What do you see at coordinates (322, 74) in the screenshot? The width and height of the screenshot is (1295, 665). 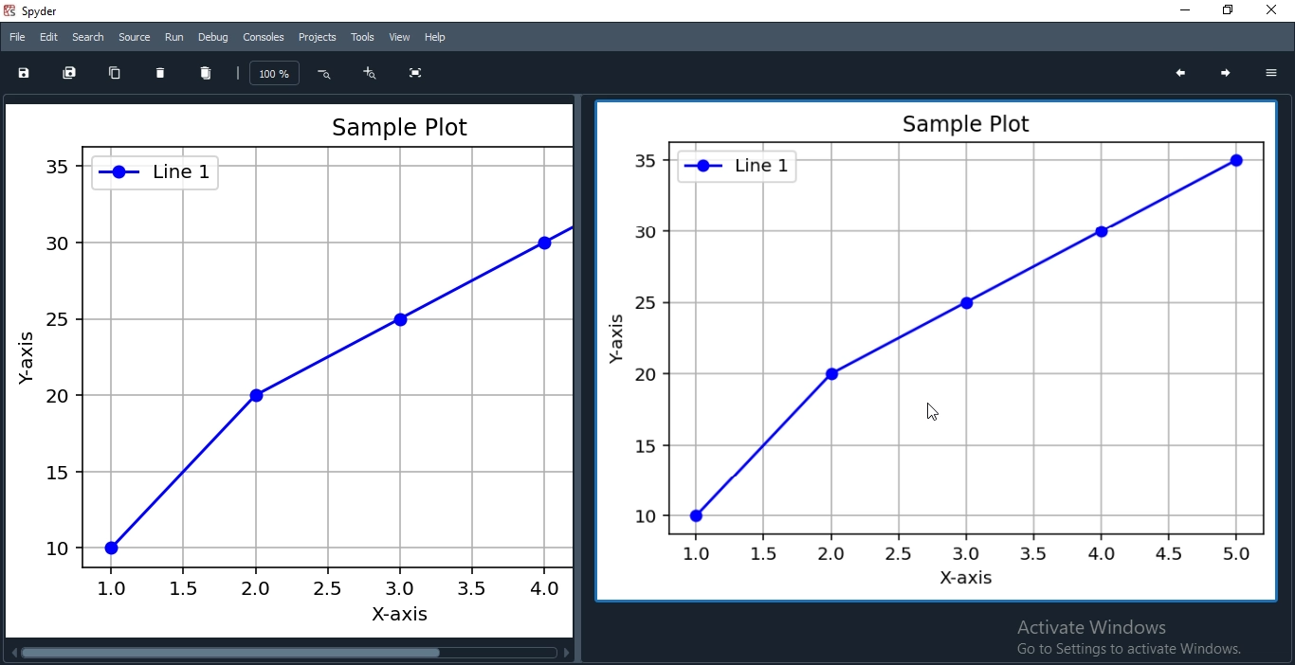 I see `` at bounding box center [322, 74].